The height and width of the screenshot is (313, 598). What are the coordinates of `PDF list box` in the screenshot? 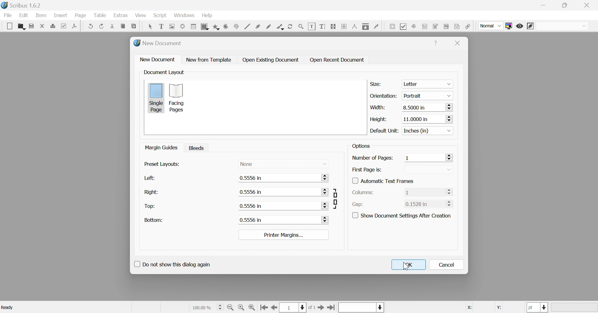 It's located at (447, 26).